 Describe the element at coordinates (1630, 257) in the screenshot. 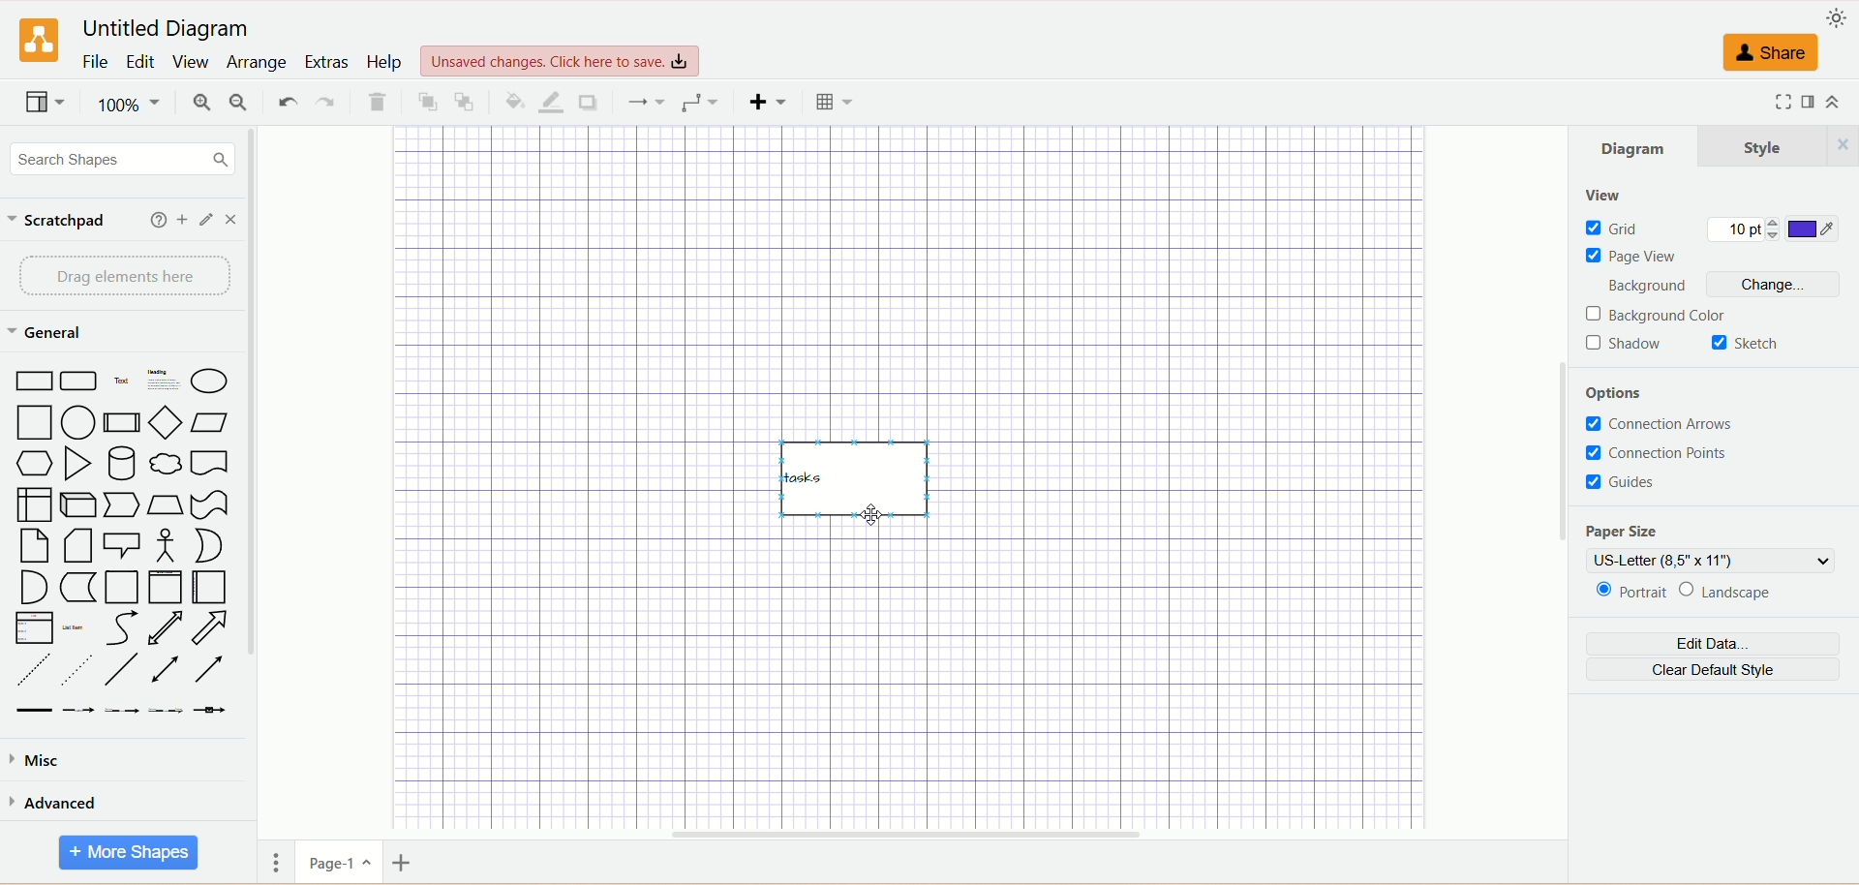

I see `page view` at that location.